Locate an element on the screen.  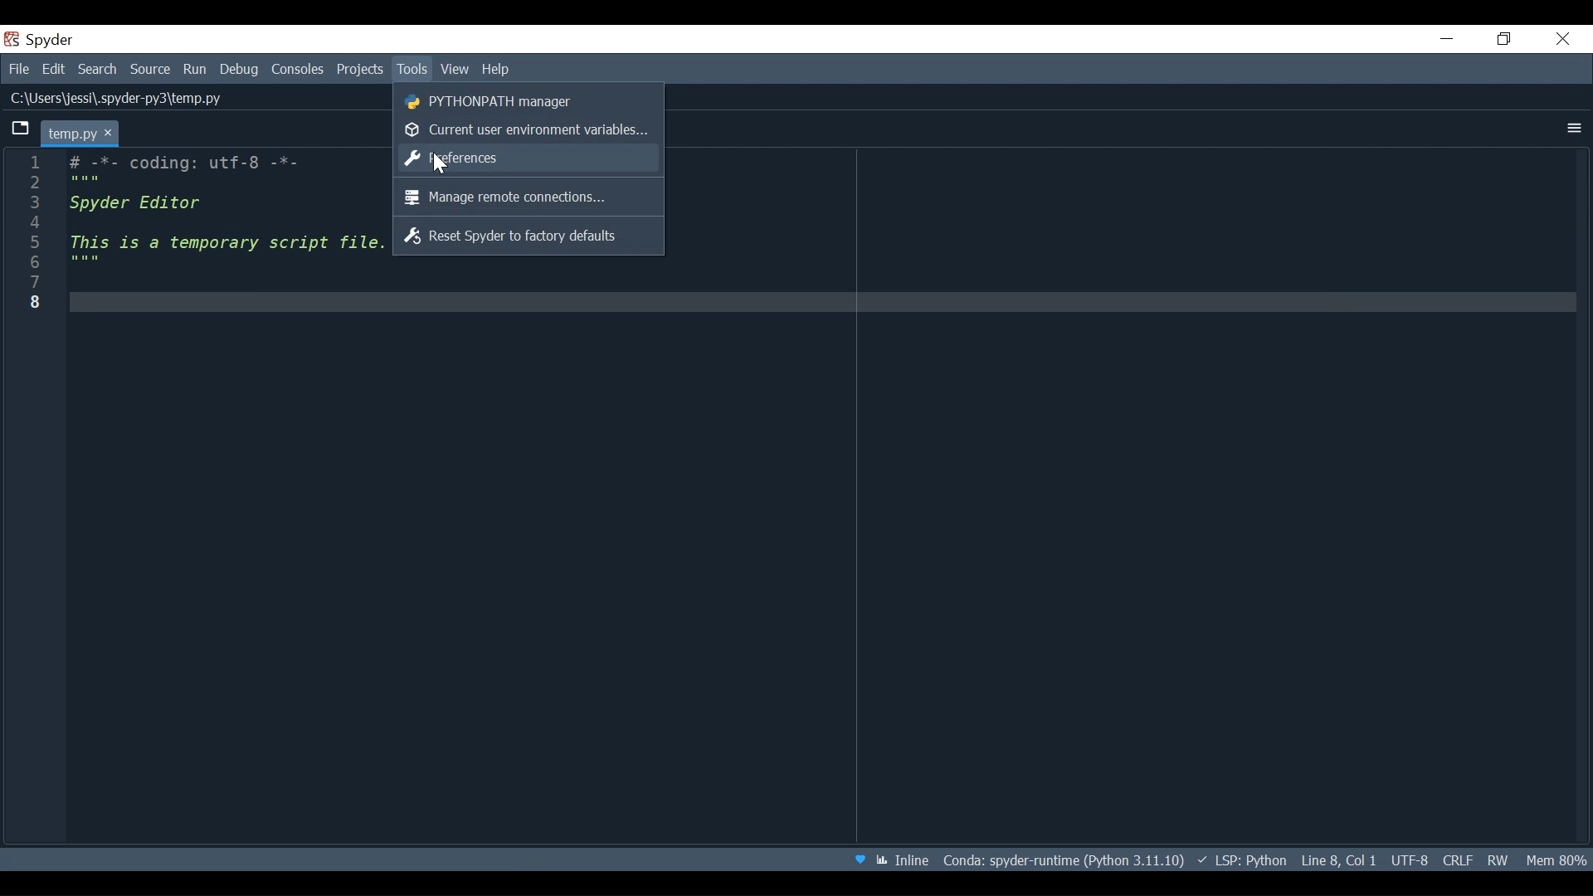
Search is located at coordinates (98, 71).